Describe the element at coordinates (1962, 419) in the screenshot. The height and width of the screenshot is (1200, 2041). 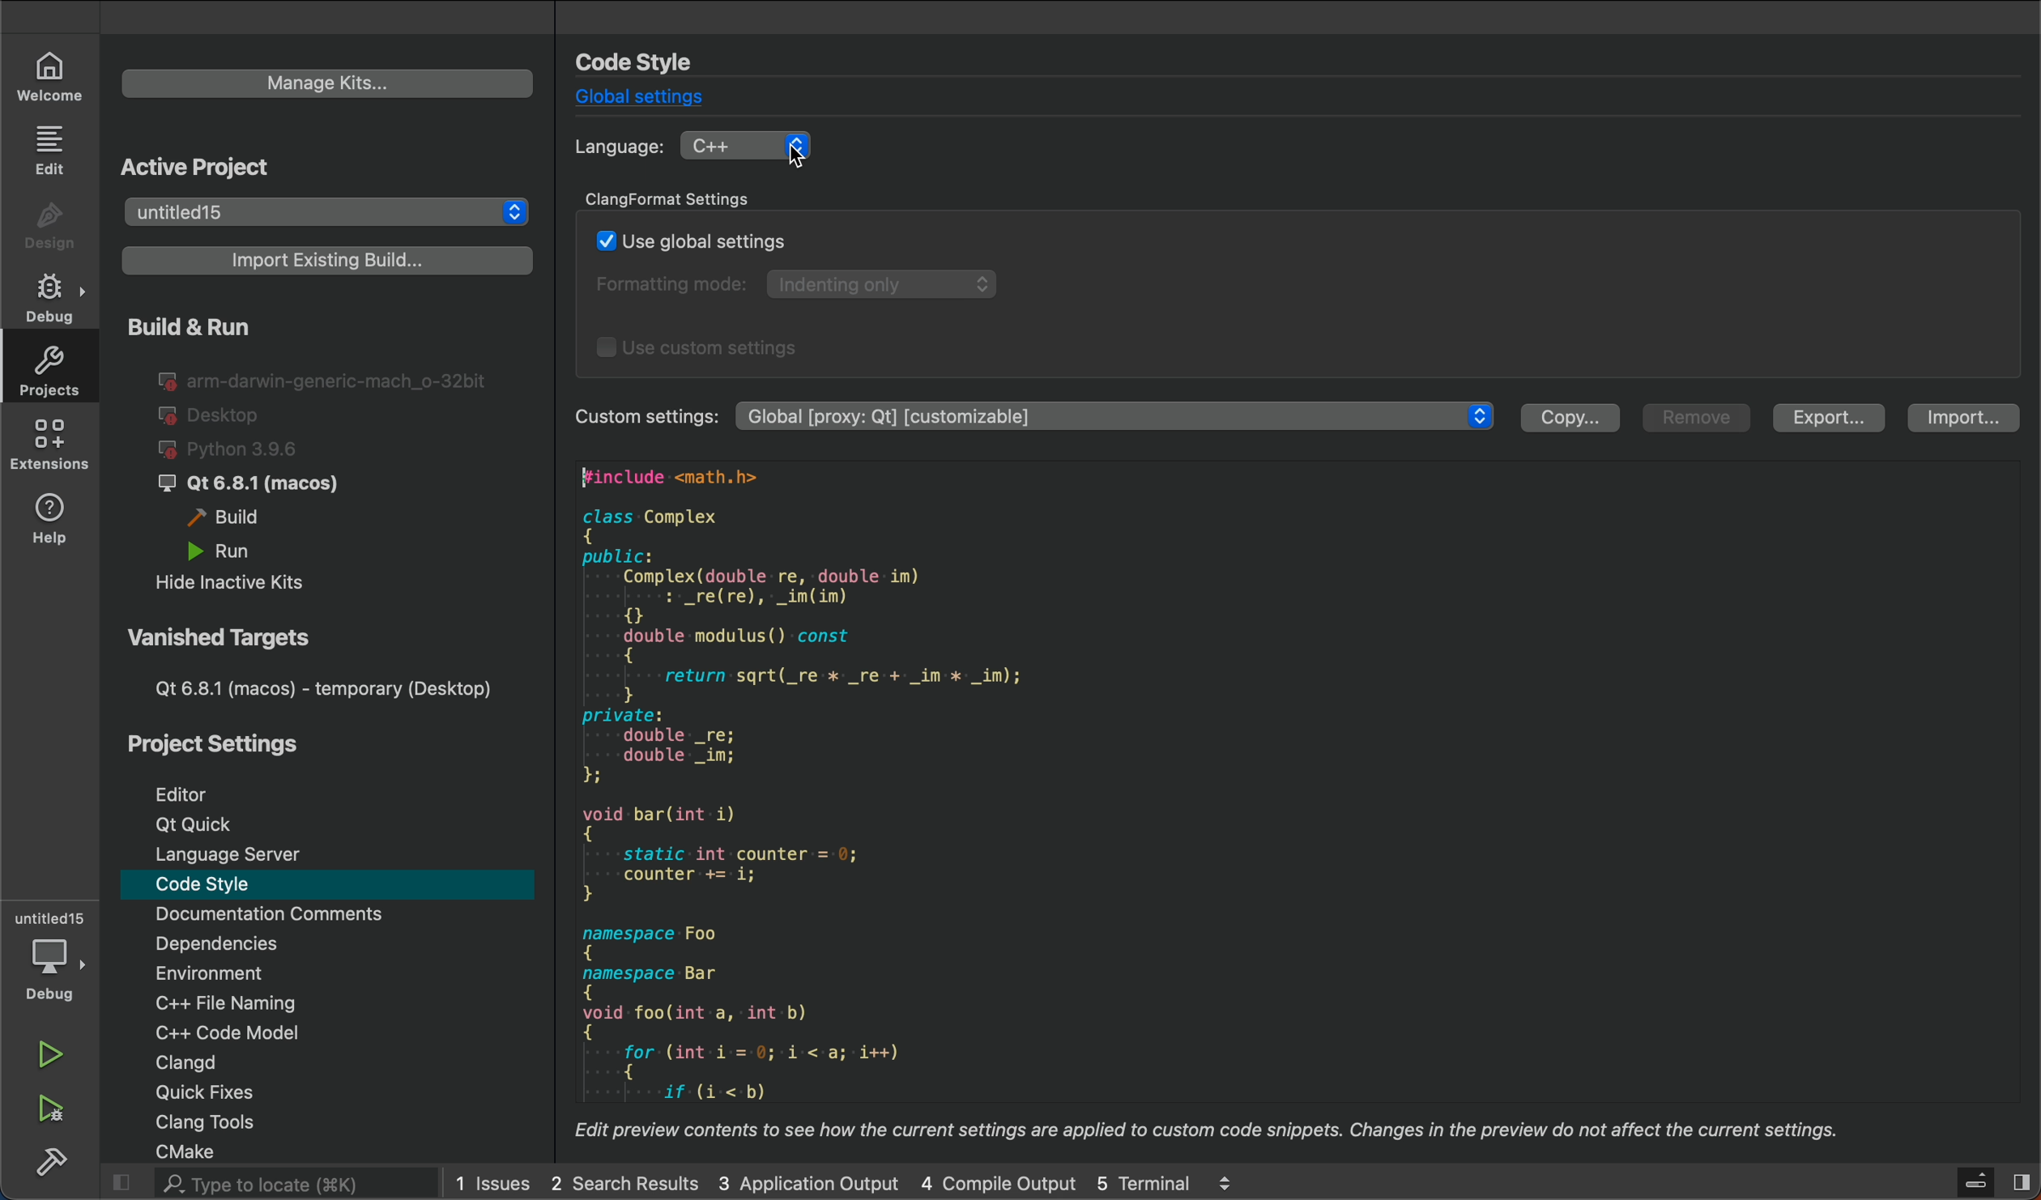
I see `import` at that location.